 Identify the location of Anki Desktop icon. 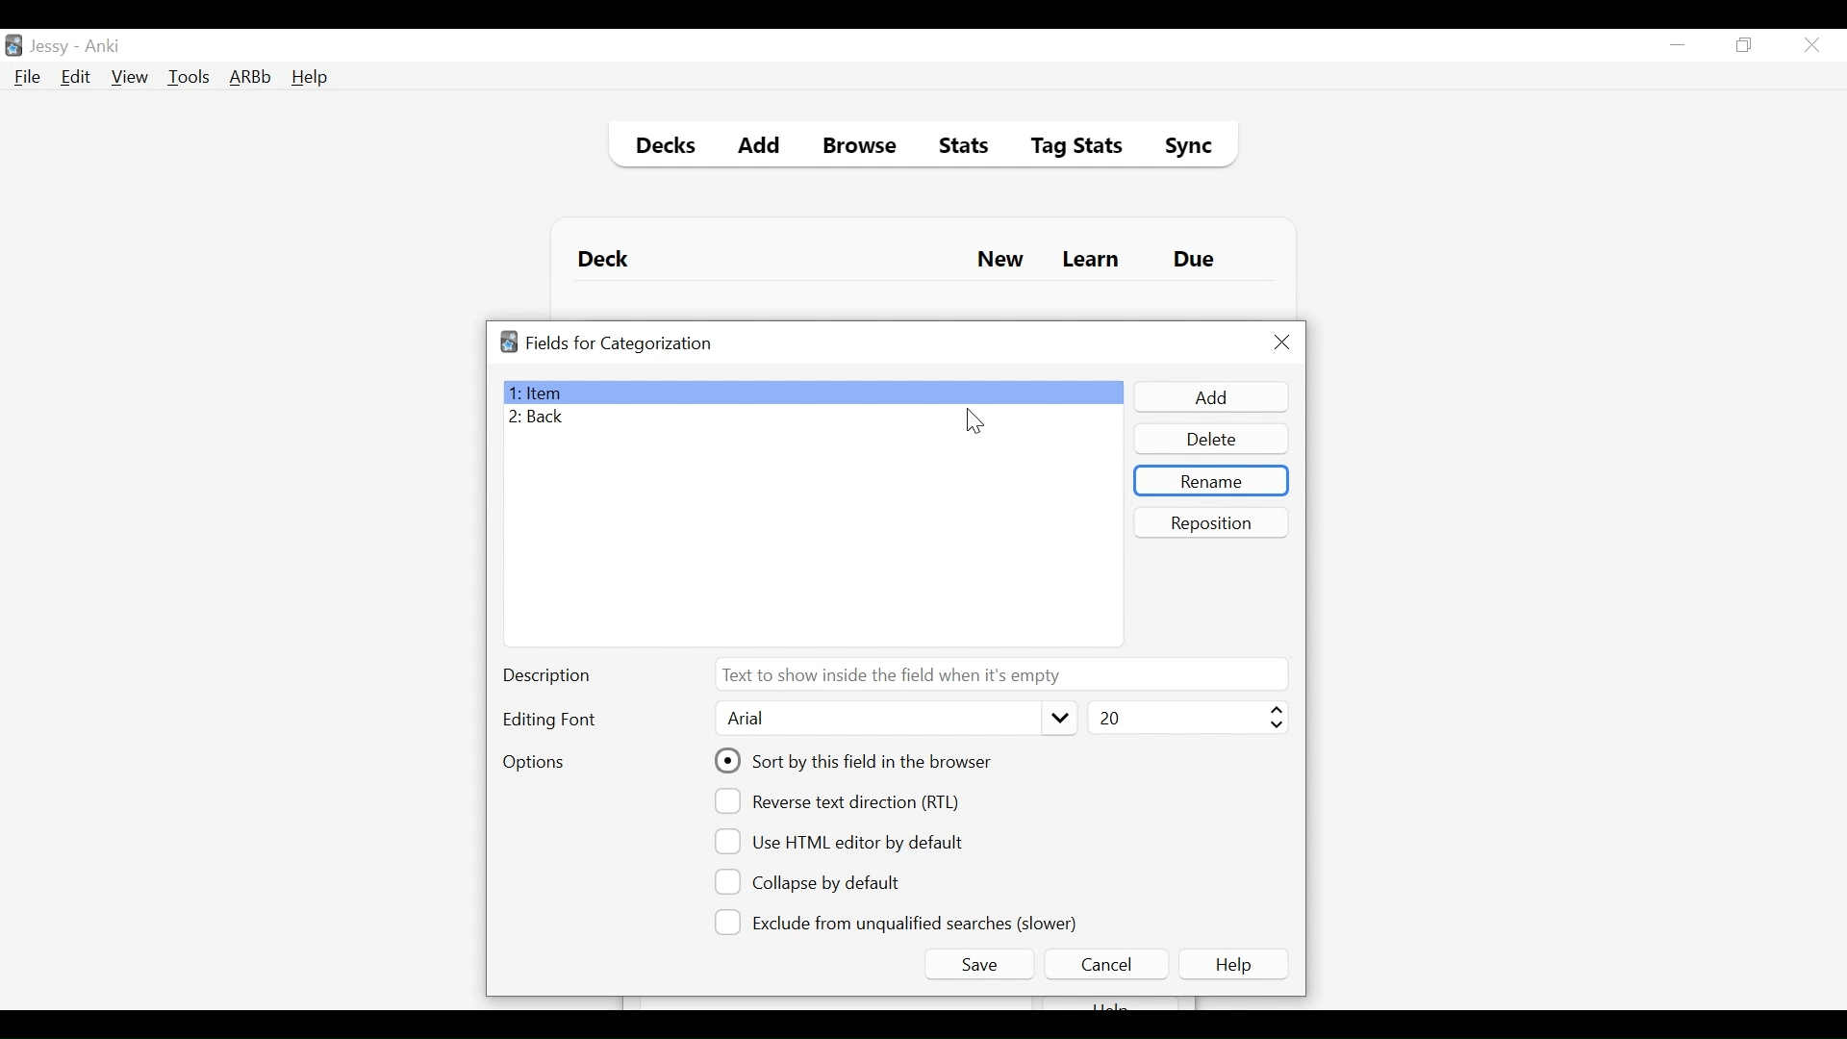
(13, 46).